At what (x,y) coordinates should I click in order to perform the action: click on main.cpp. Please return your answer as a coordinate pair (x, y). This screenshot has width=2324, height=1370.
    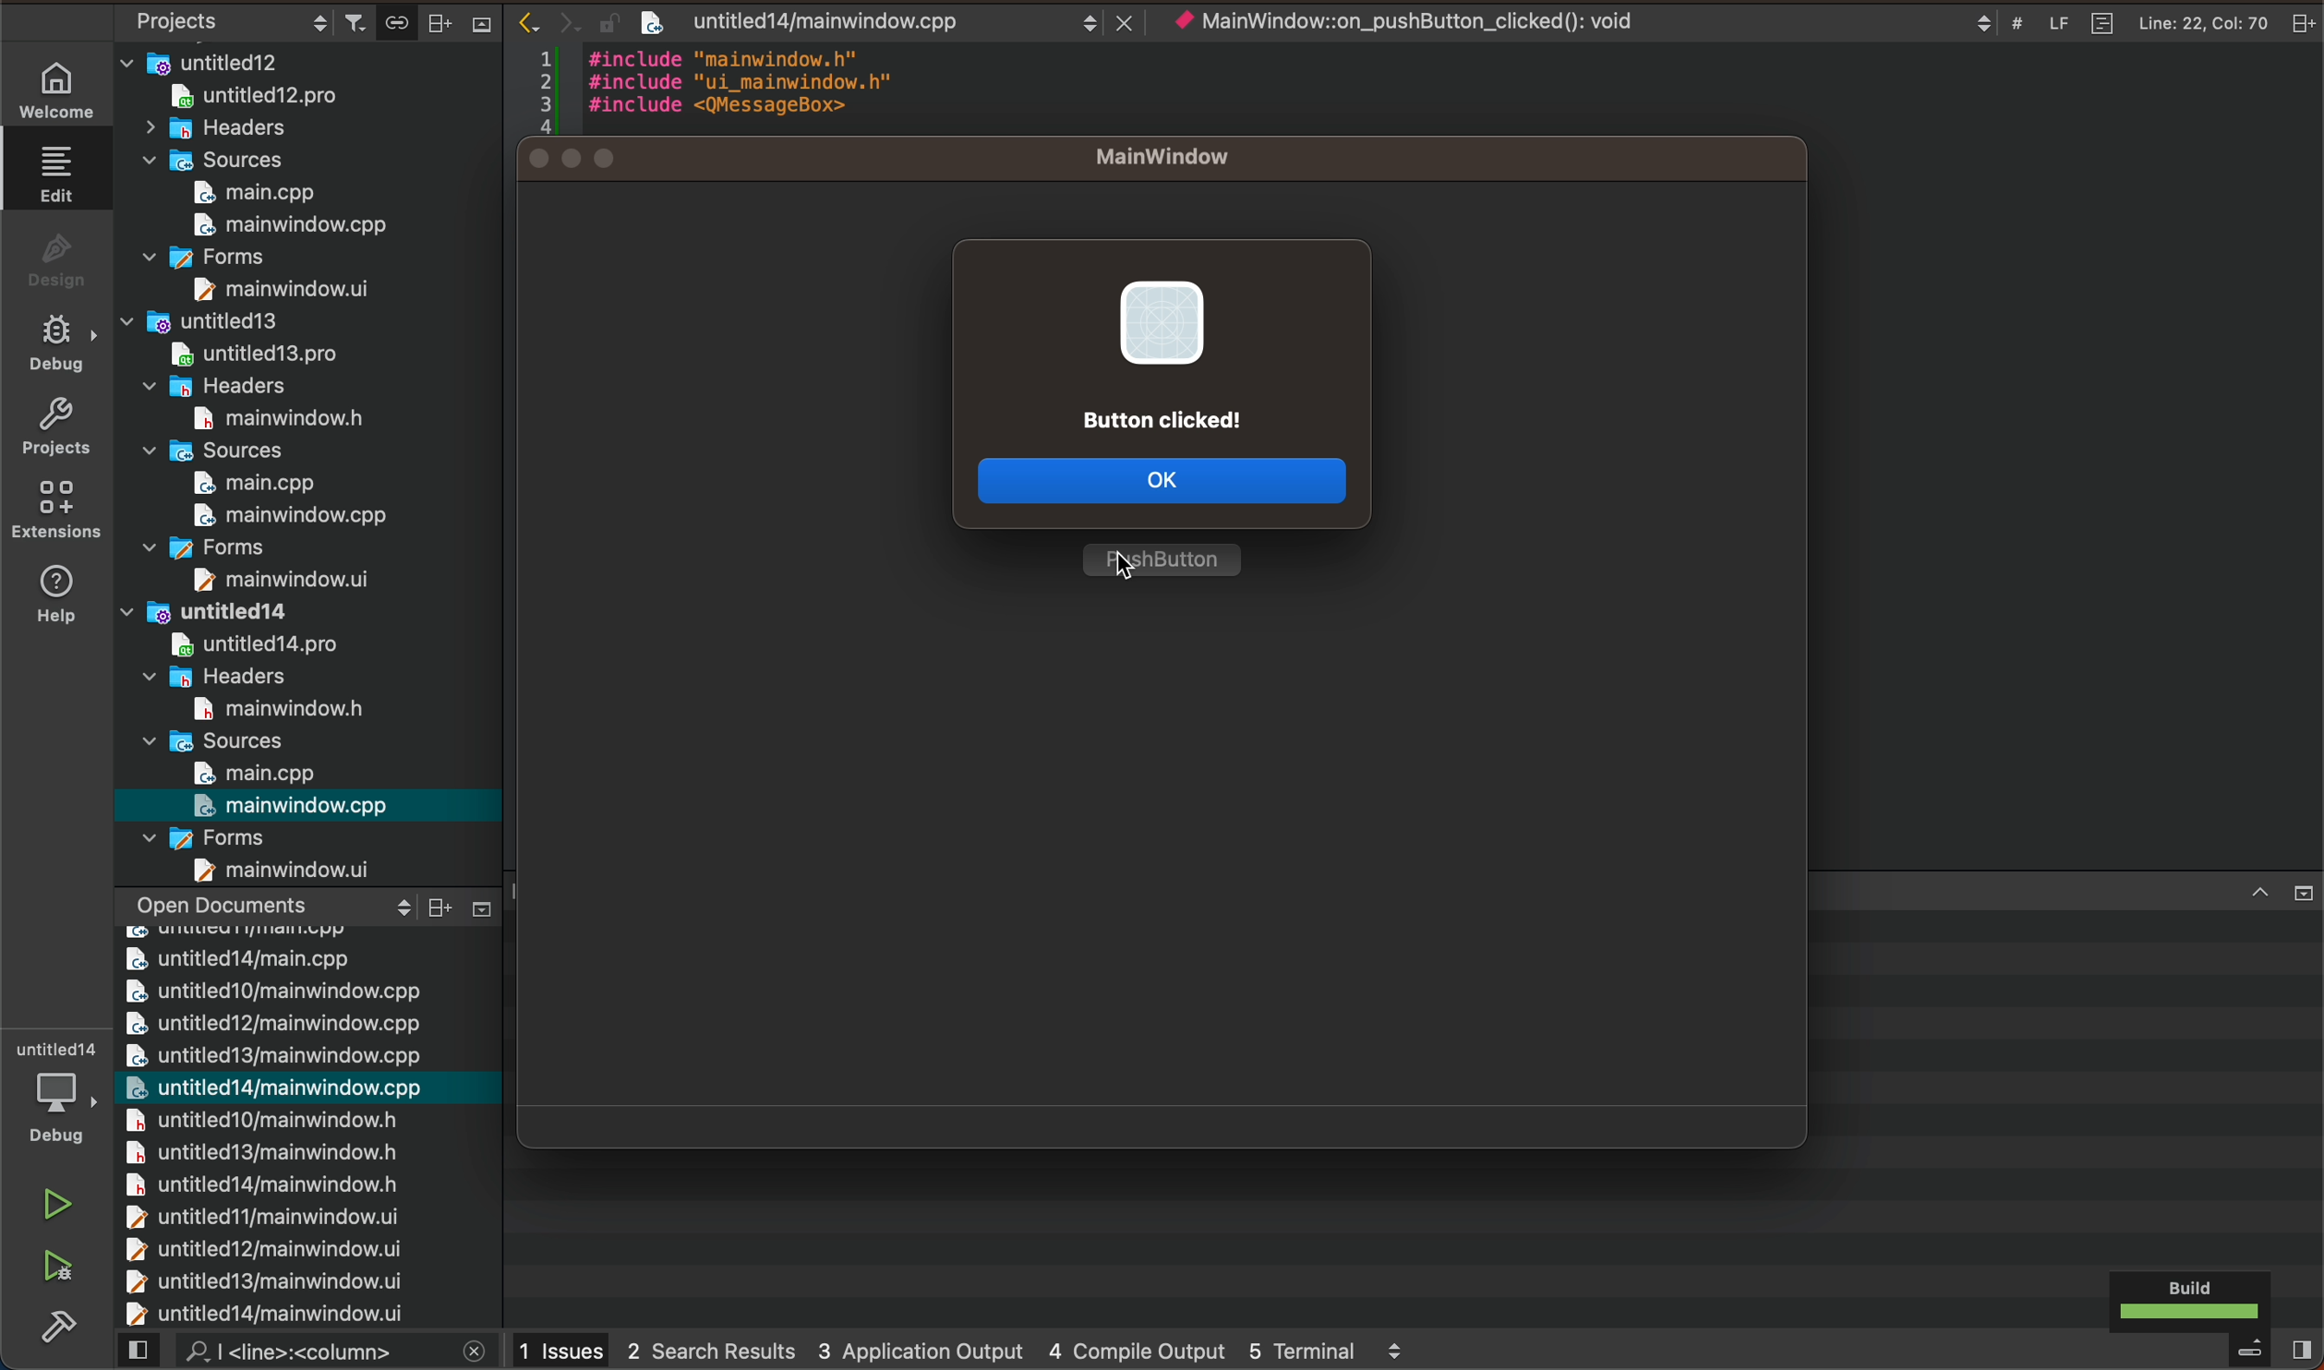
    Looking at the image, I should click on (239, 485).